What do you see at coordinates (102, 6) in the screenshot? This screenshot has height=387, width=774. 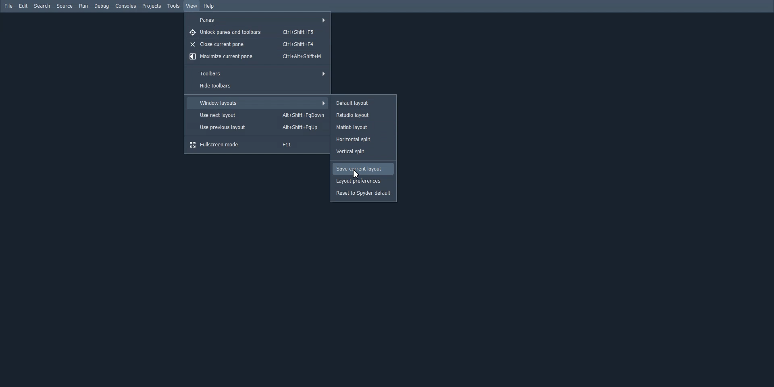 I see `Debug` at bounding box center [102, 6].